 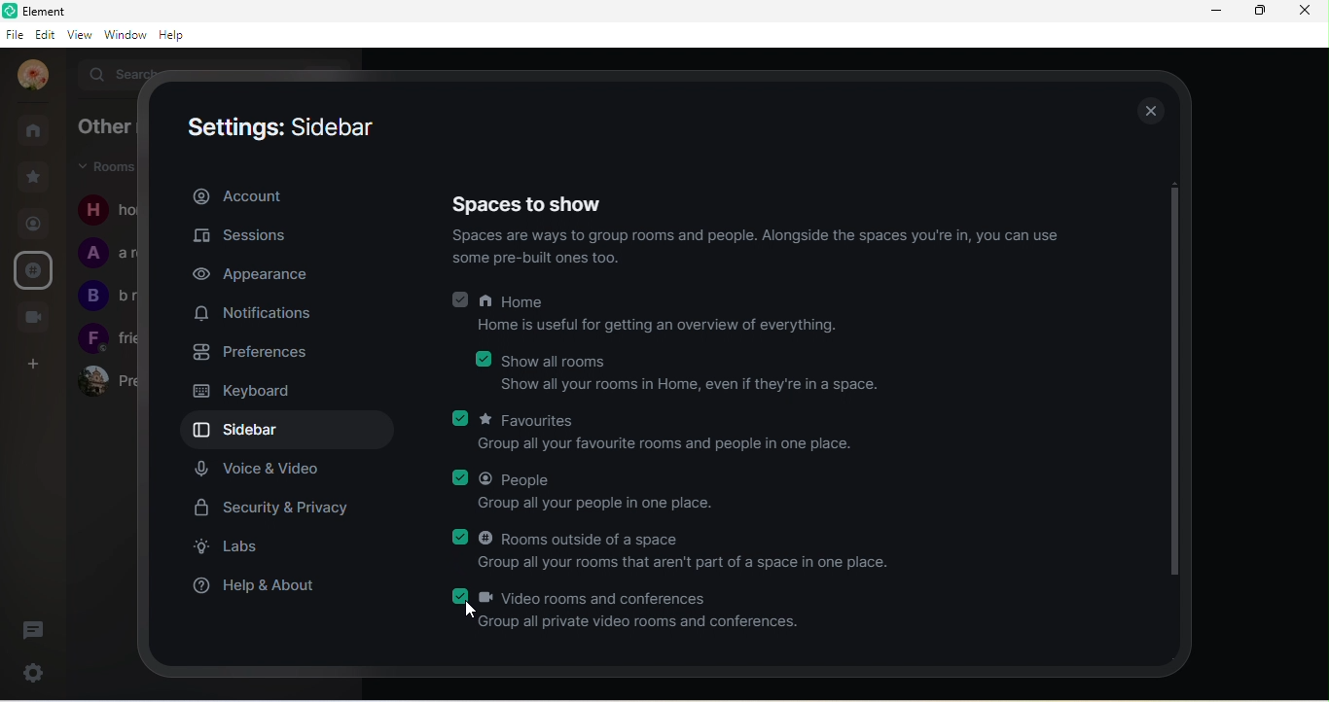 What do you see at coordinates (34, 269) in the screenshot?
I see `public room` at bounding box center [34, 269].